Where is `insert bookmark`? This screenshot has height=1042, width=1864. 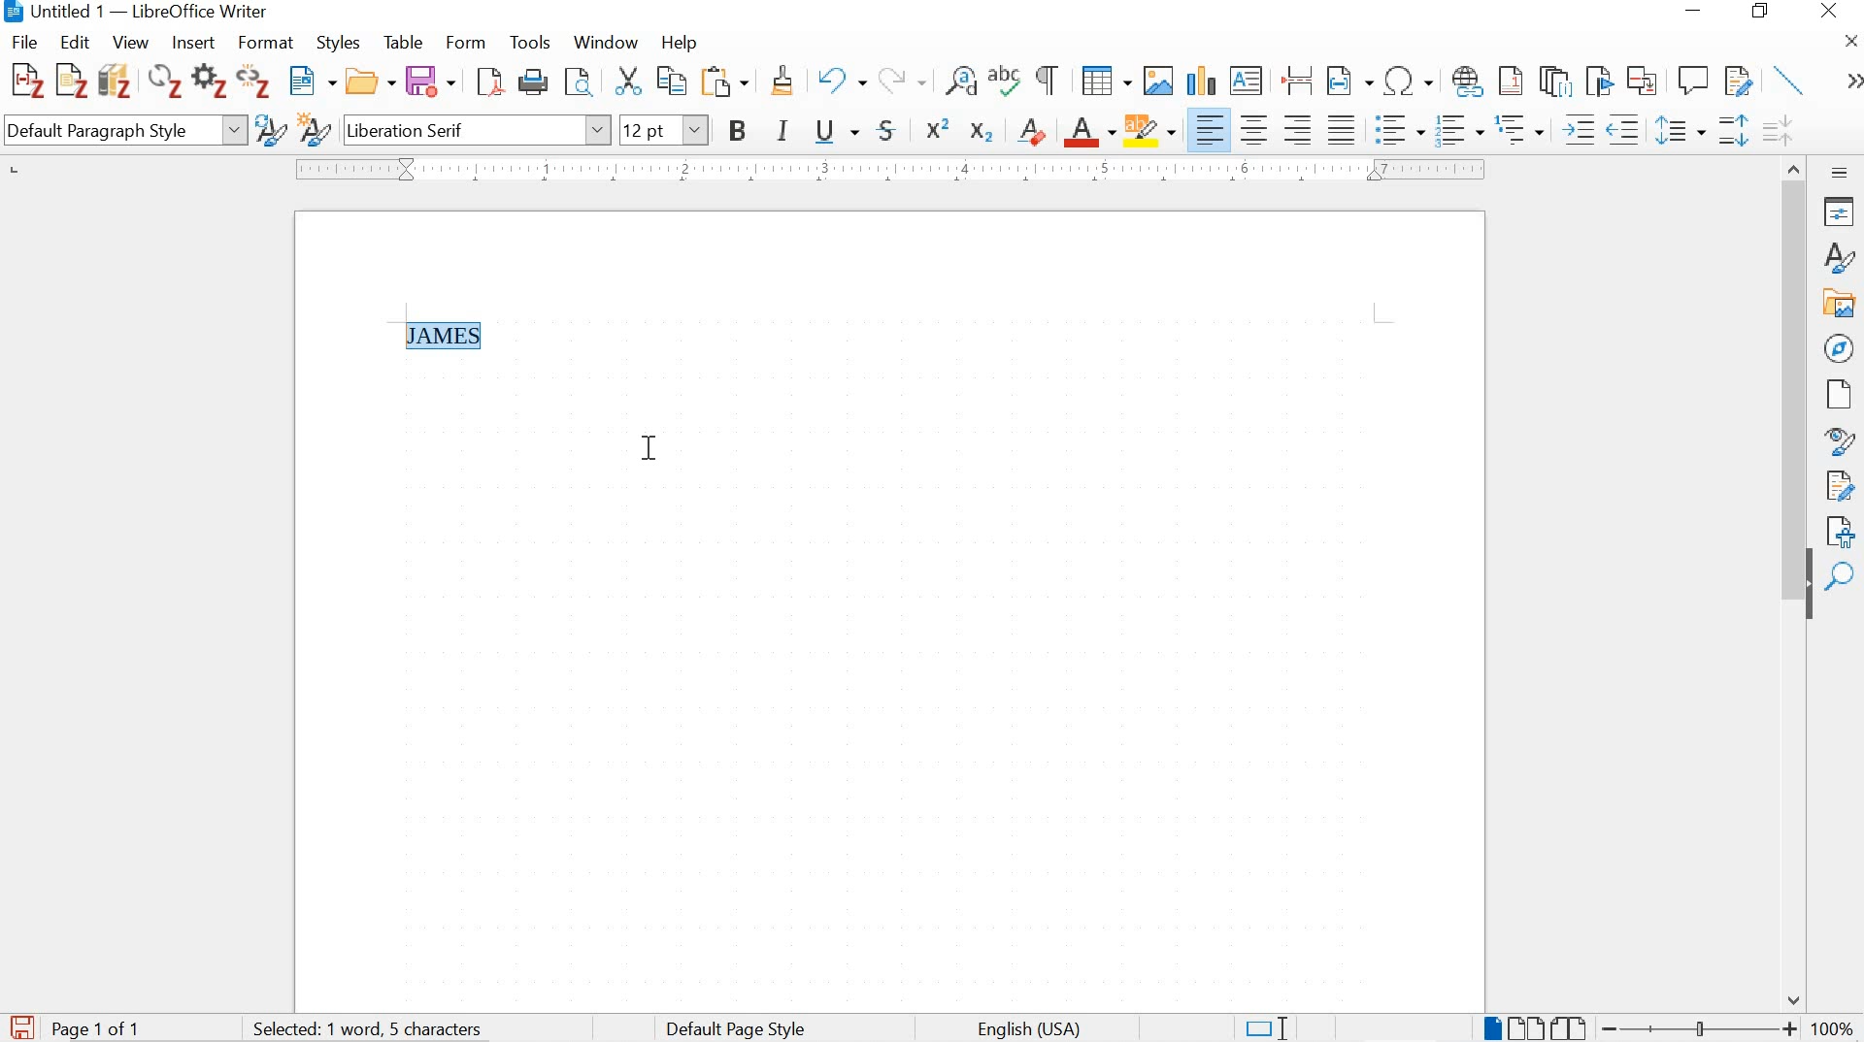
insert bookmark is located at coordinates (1597, 81).